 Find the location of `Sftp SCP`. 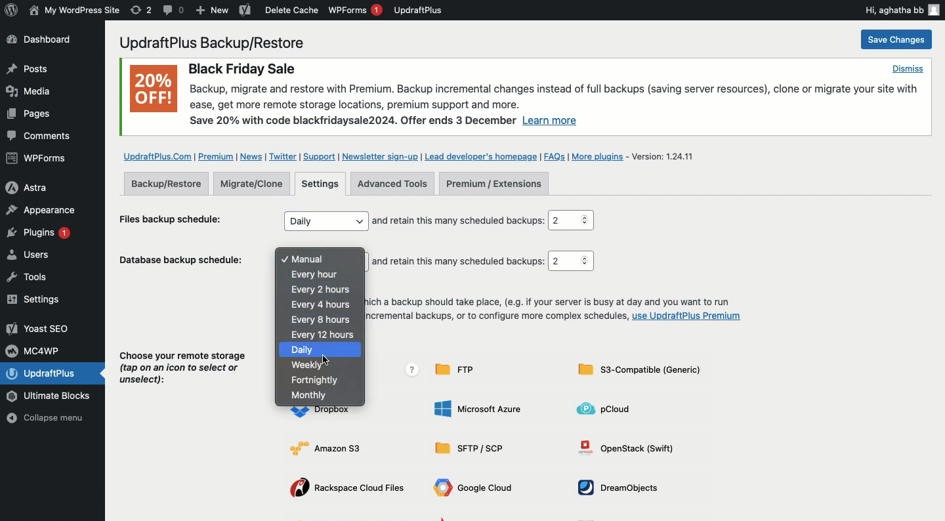

Sftp SCP is located at coordinates (474, 449).